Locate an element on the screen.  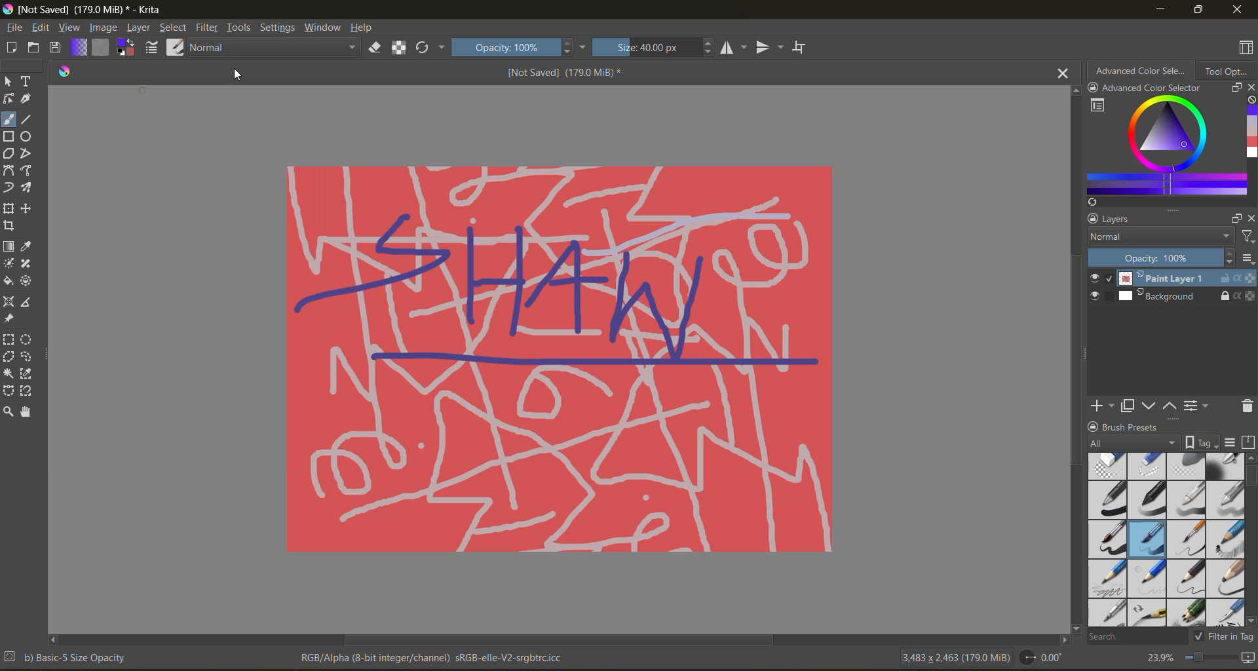
scroll up is located at coordinates (1073, 91).